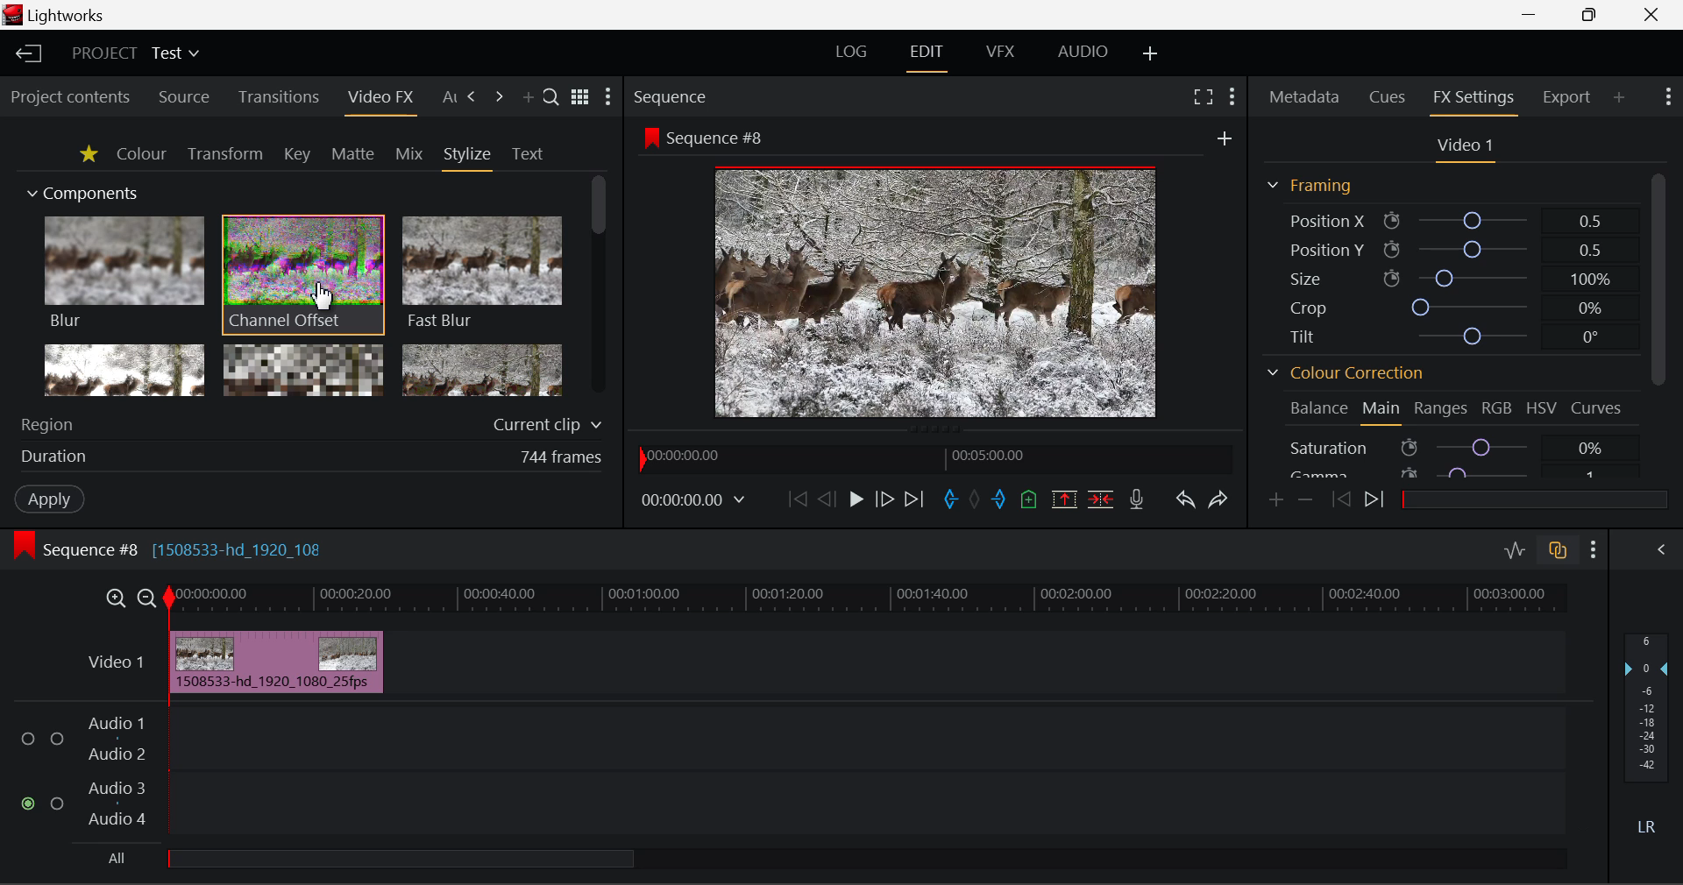 The height and width of the screenshot is (885, 1683). What do you see at coordinates (1441, 408) in the screenshot?
I see `Ranges` at bounding box center [1441, 408].